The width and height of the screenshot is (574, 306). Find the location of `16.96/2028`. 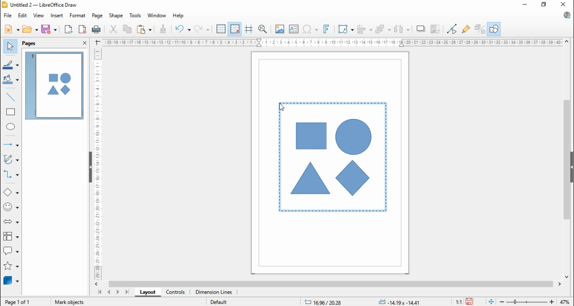

16.96/2028 is located at coordinates (322, 301).